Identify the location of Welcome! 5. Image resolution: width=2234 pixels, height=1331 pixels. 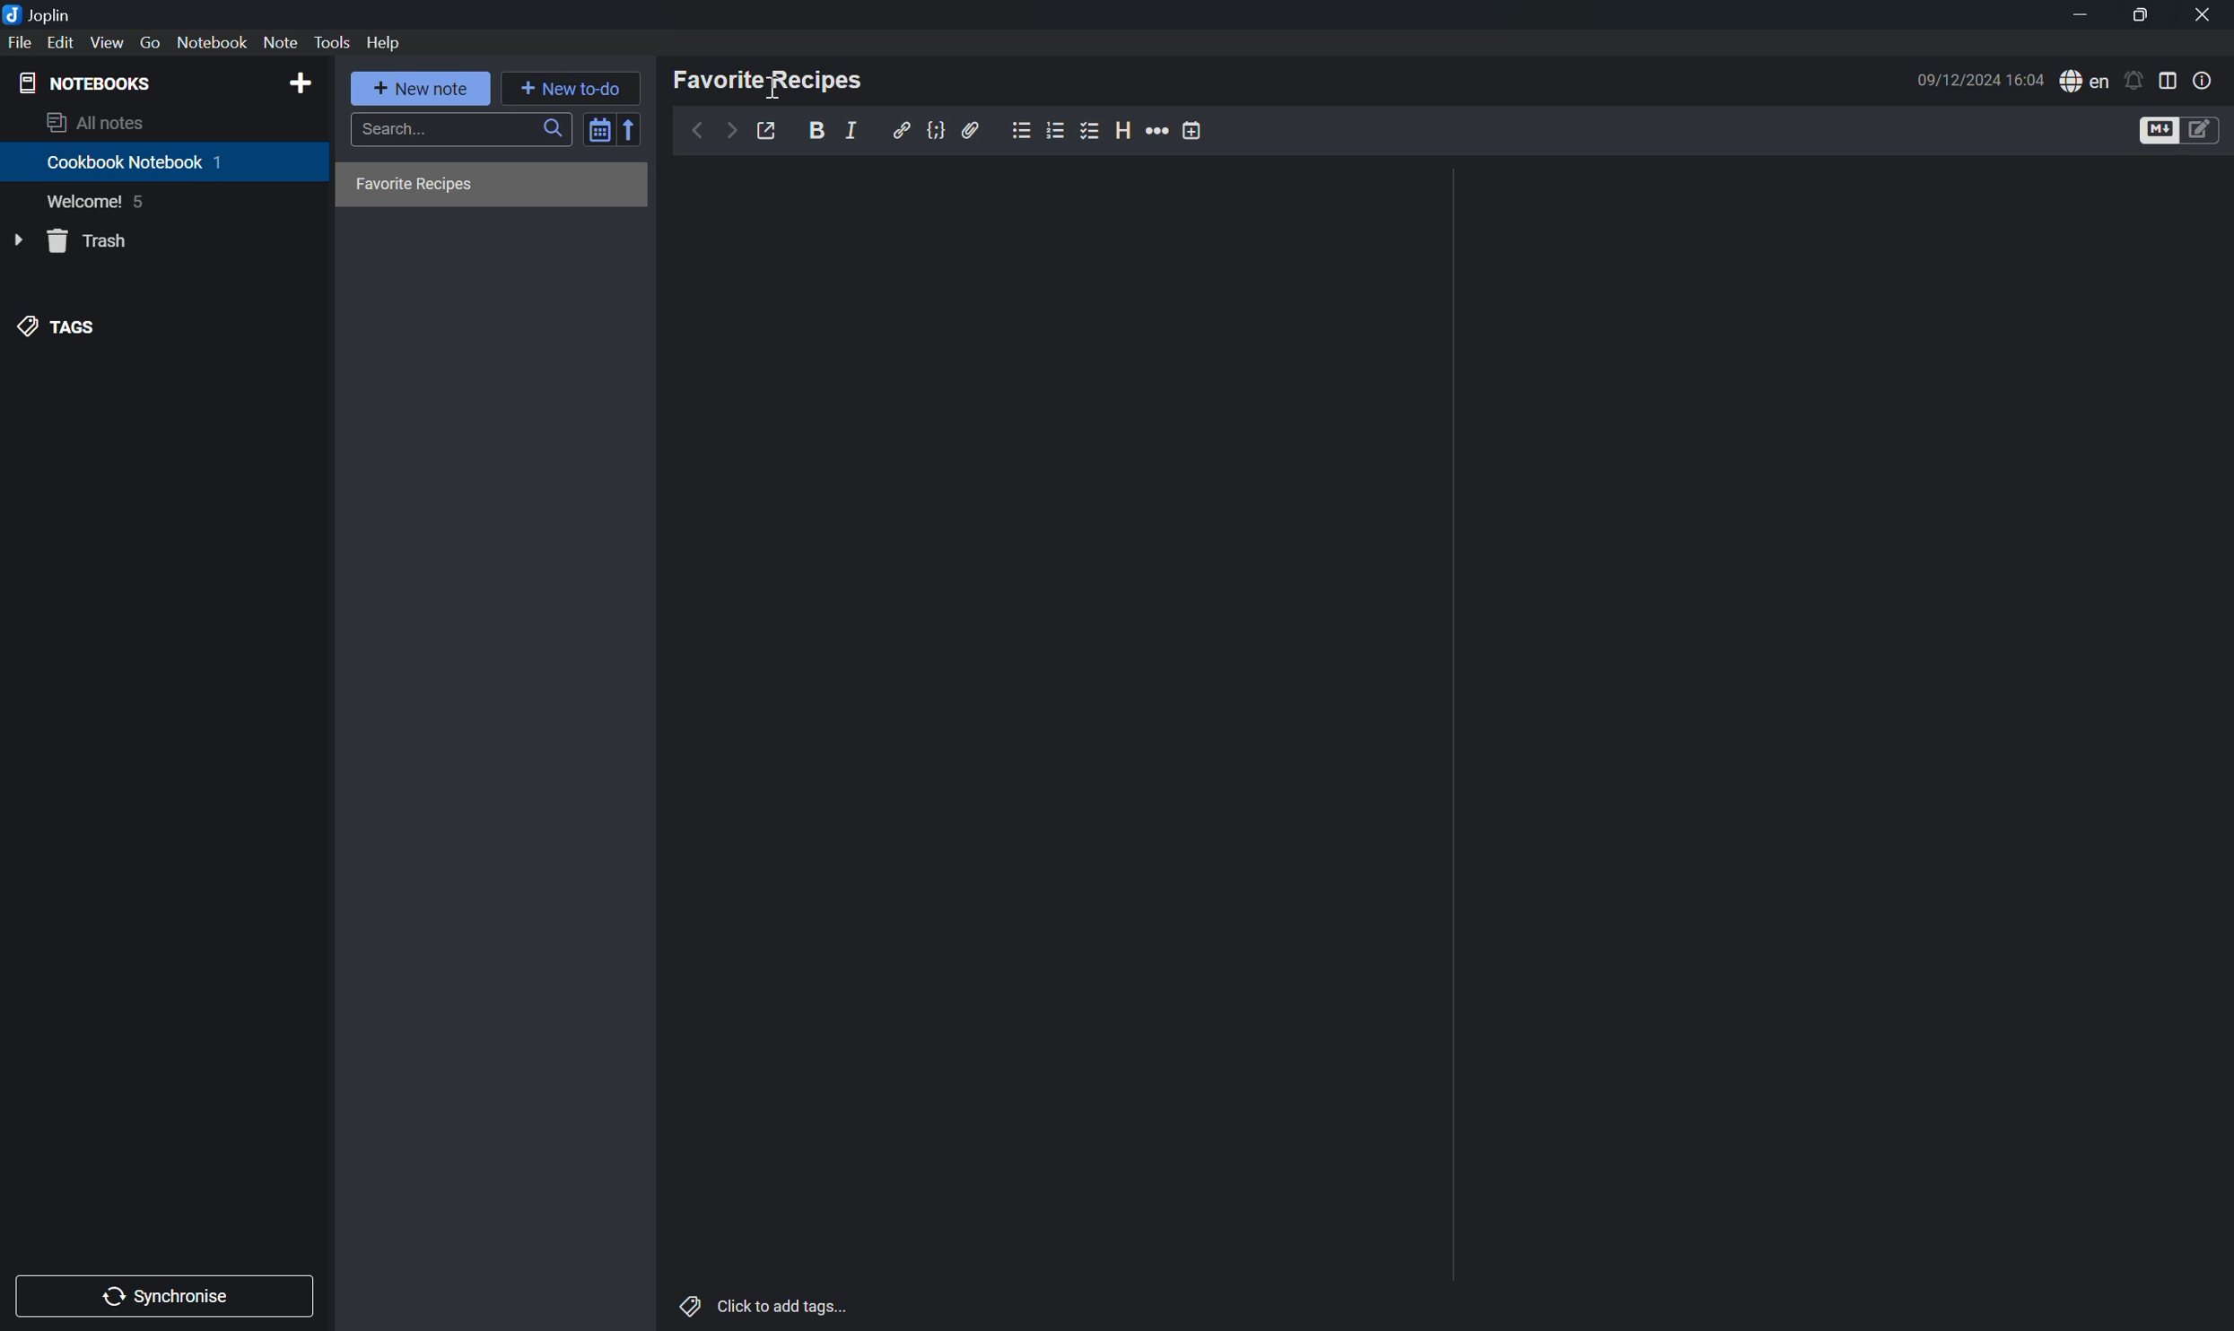
(100, 204).